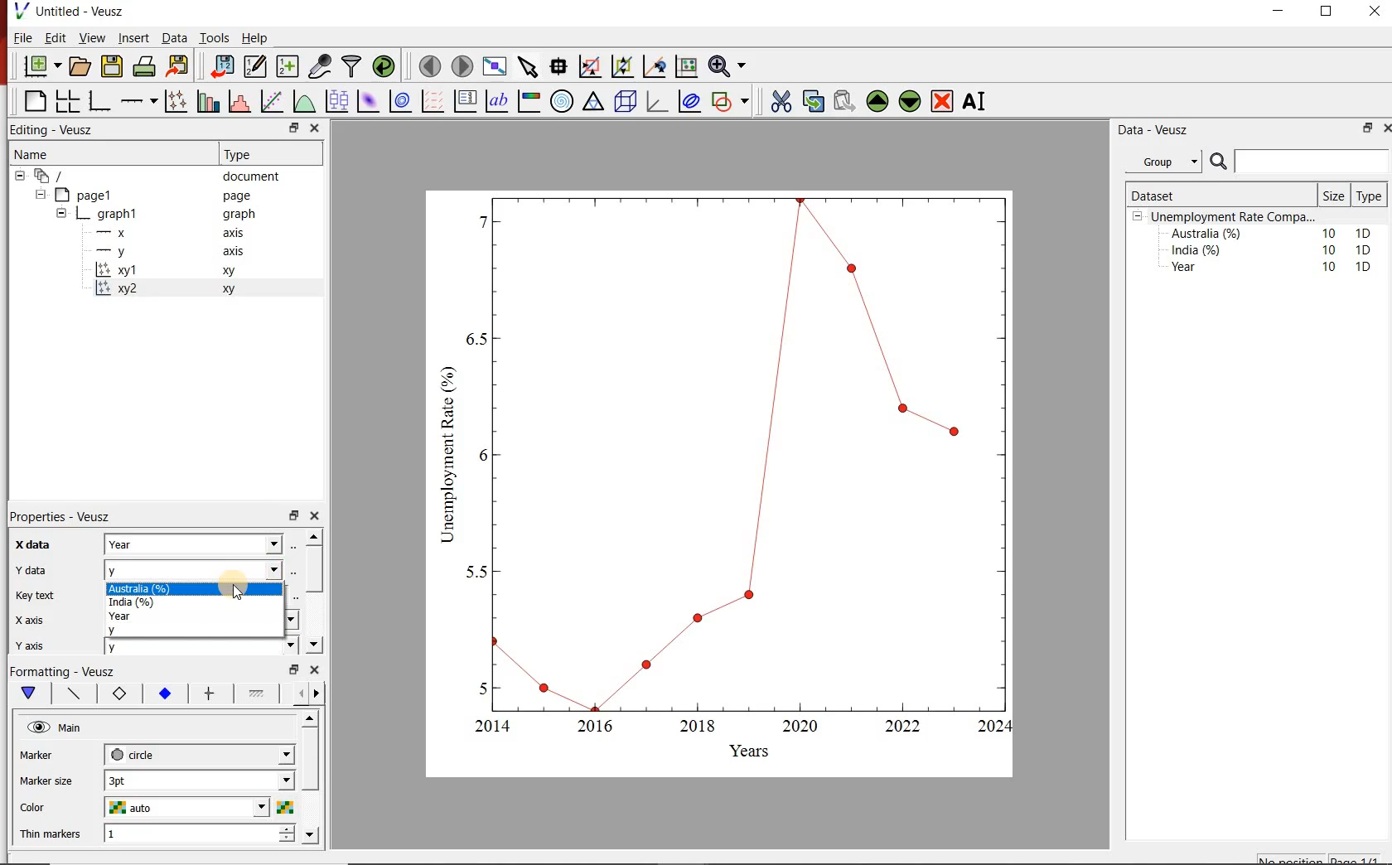 This screenshot has height=865, width=1392. I want to click on move up, so click(312, 718).